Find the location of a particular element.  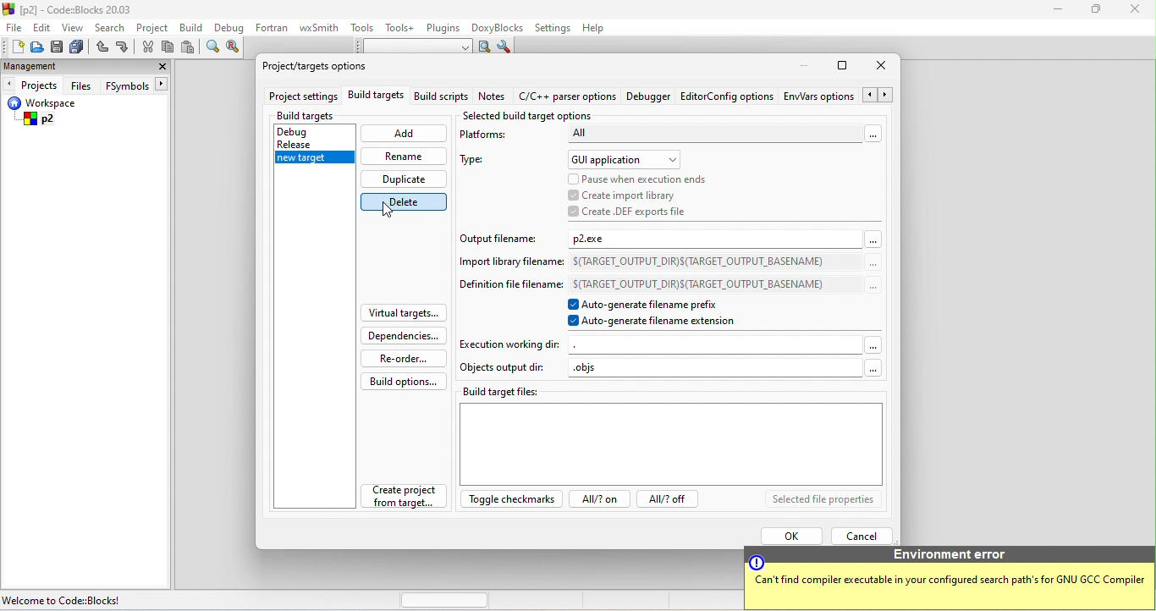

file is located at coordinates (13, 27).